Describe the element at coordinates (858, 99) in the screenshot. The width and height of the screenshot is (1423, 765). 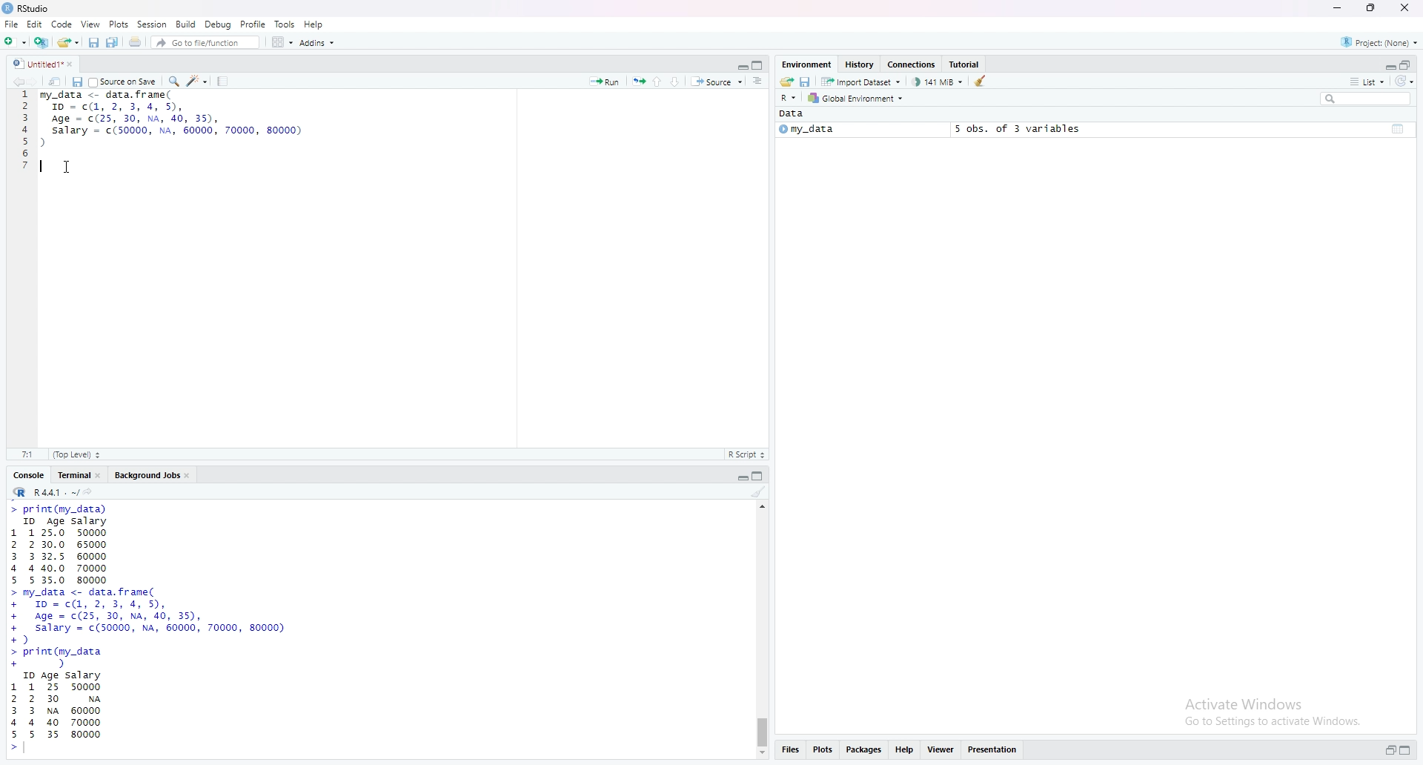
I see `global environment` at that location.